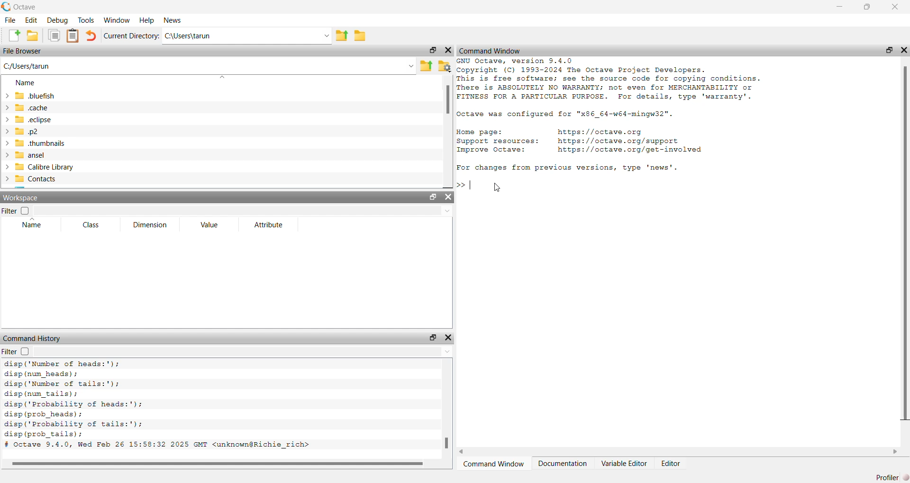 This screenshot has height=483, width=910. I want to click on Browse Directions, so click(360, 36).